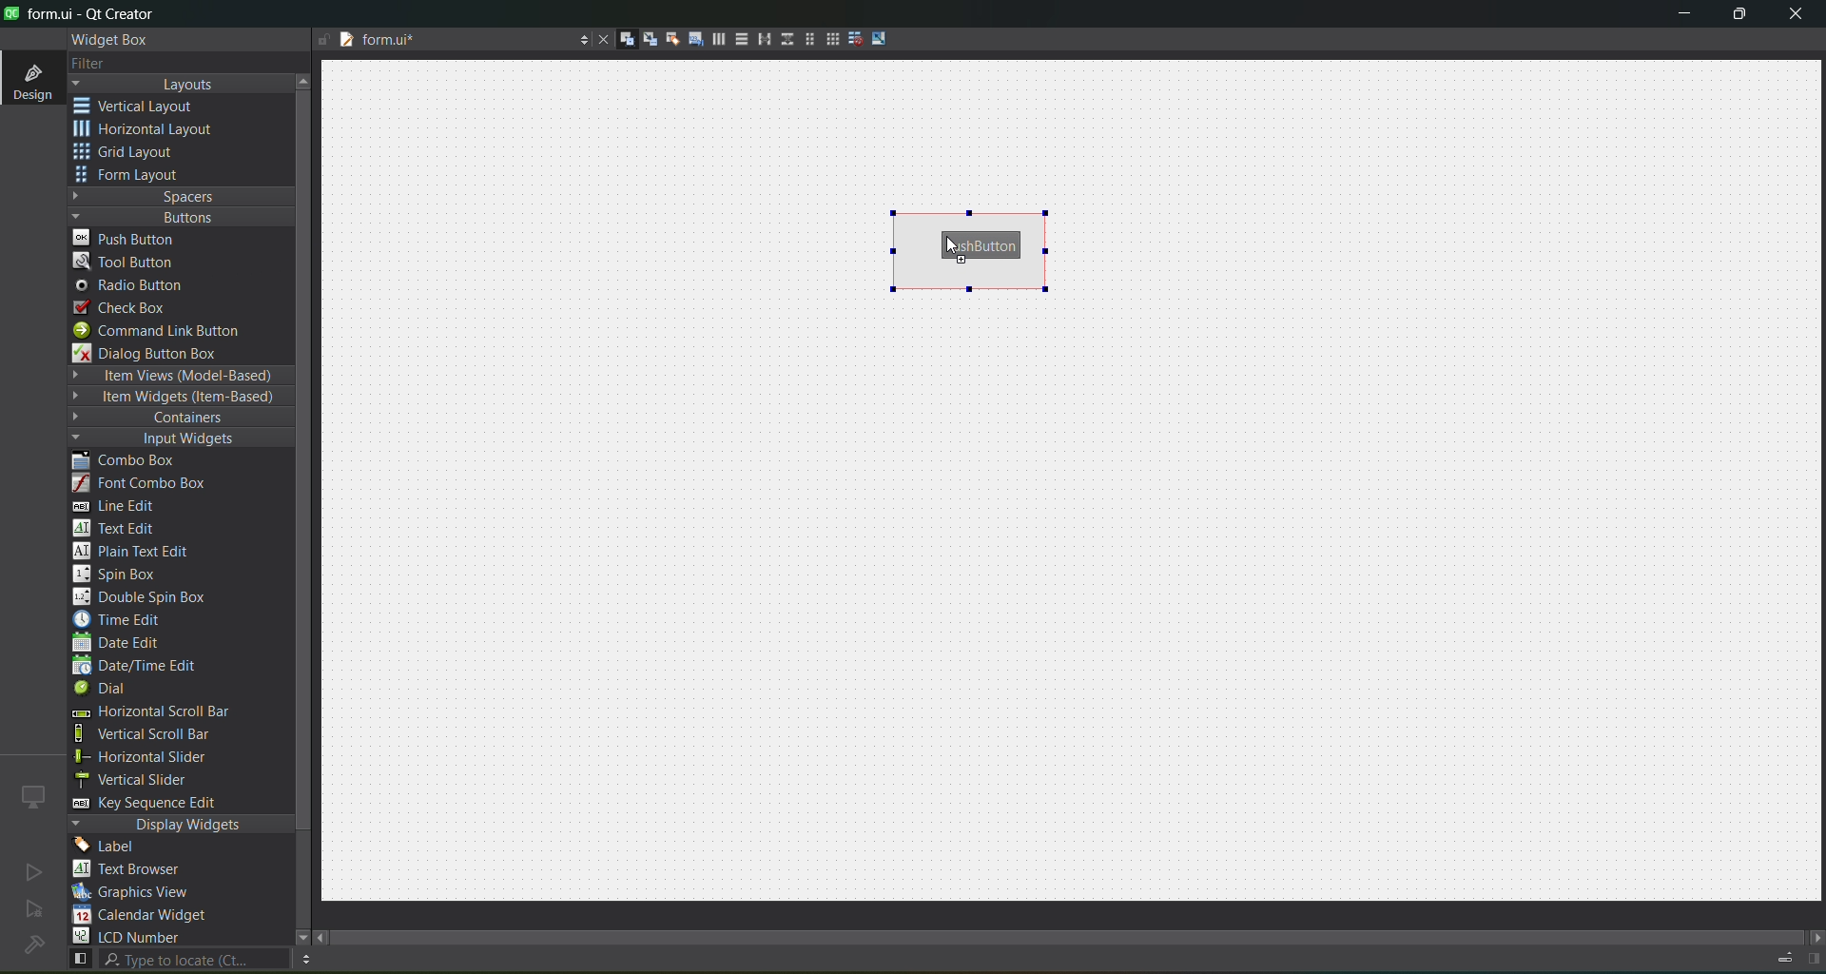 The width and height of the screenshot is (1826, 974). I want to click on command, so click(169, 333).